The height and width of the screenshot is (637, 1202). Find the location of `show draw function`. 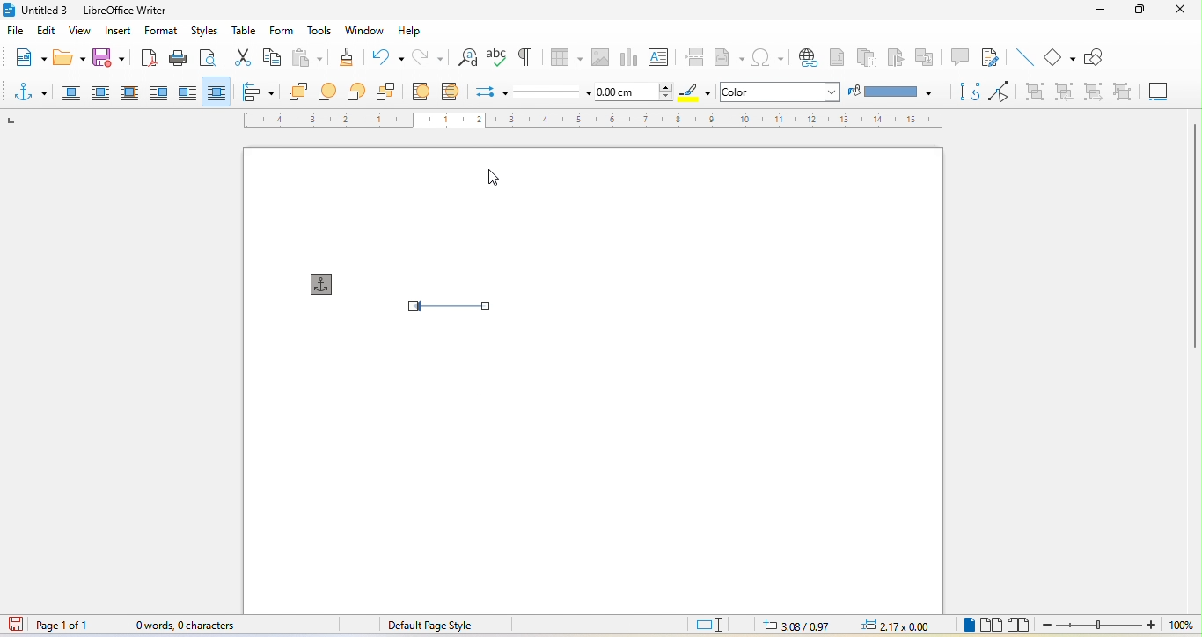

show draw function is located at coordinates (1097, 57).